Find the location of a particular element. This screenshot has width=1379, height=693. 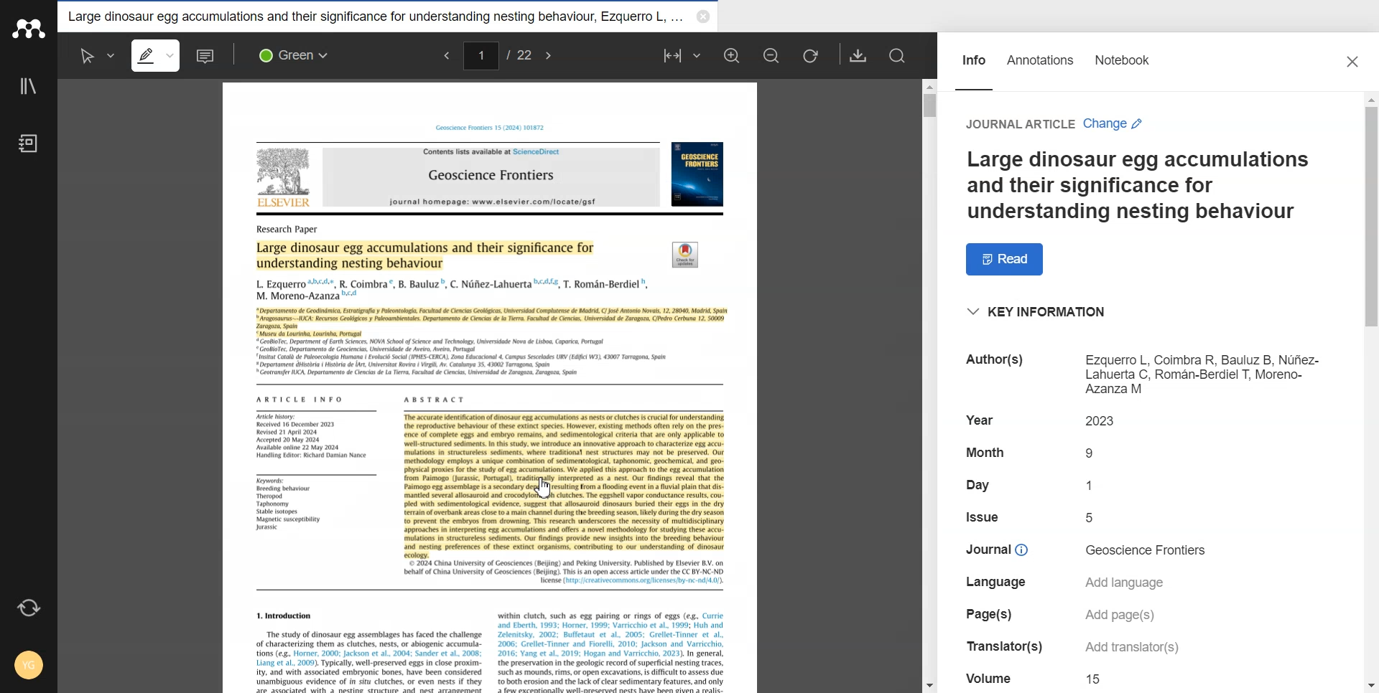

Logo is located at coordinates (28, 29).